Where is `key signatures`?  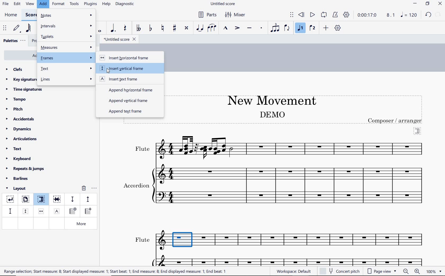 key signatures is located at coordinates (20, 79).